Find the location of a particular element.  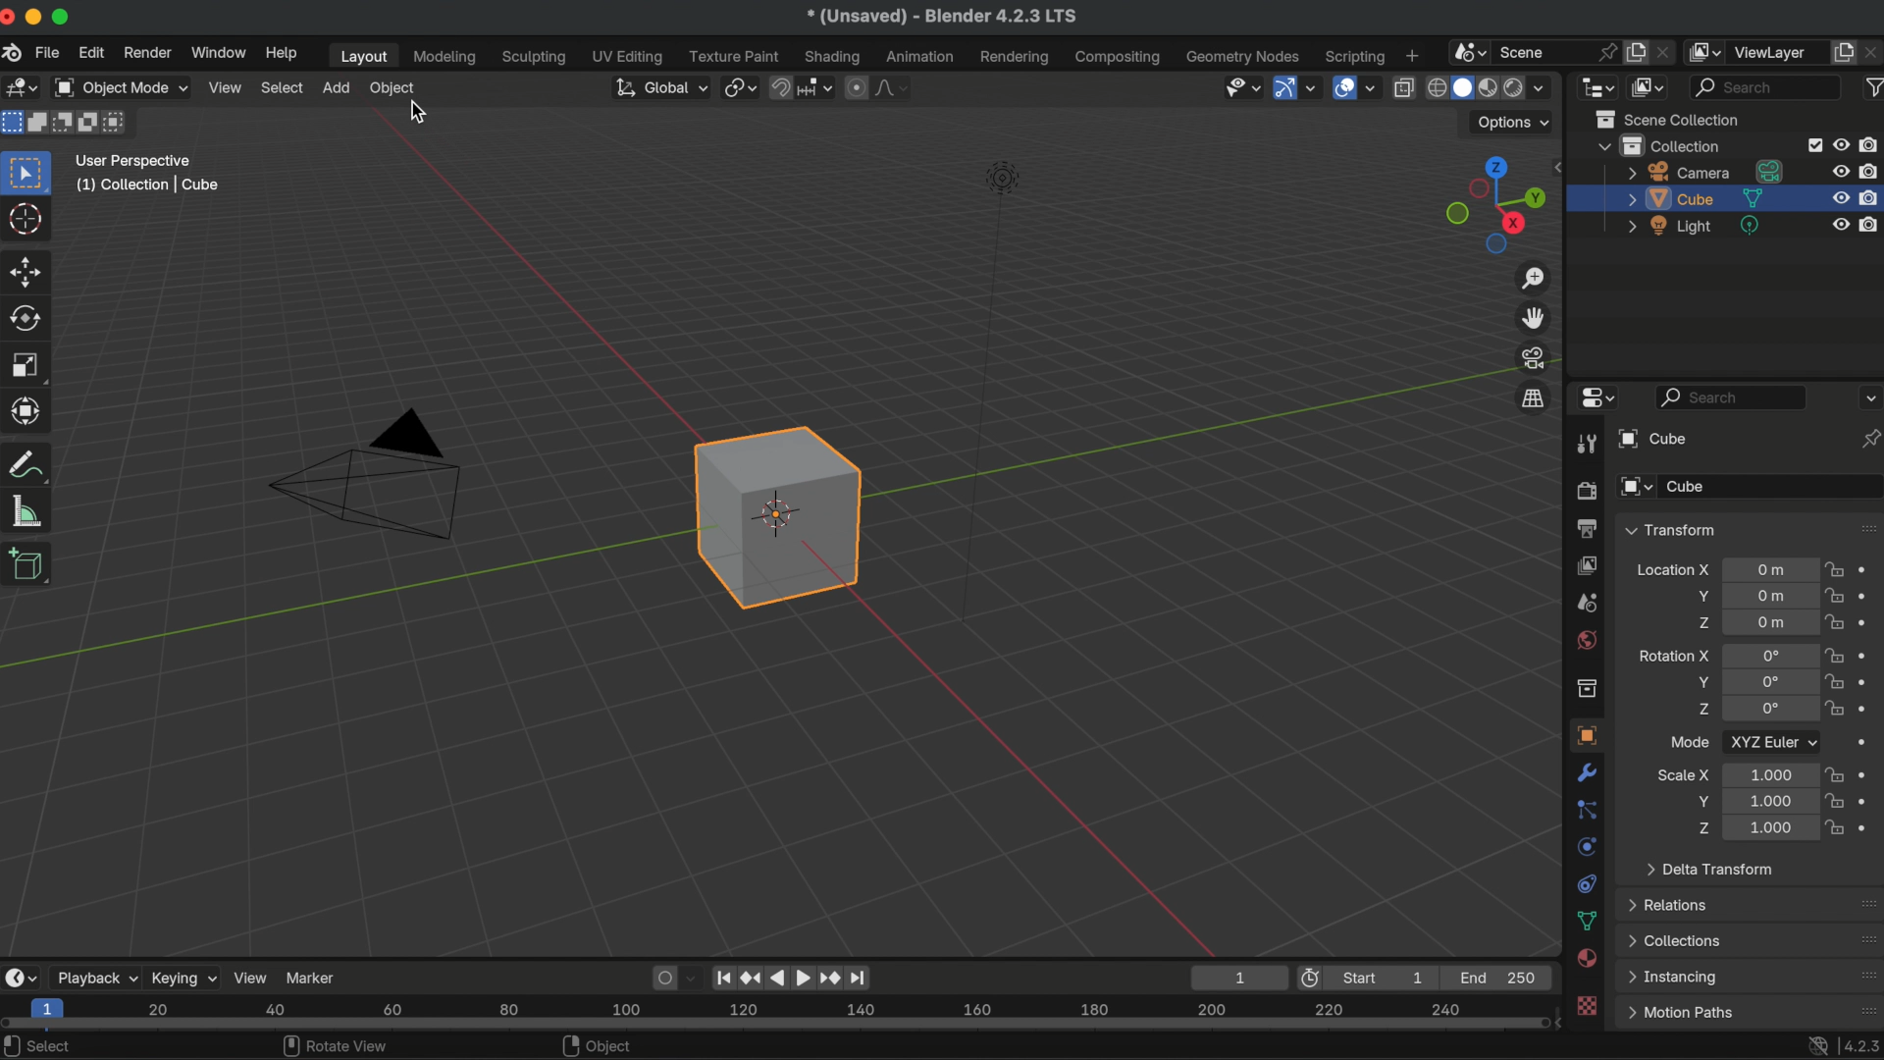

snapping is located at coordinates (817, 86).